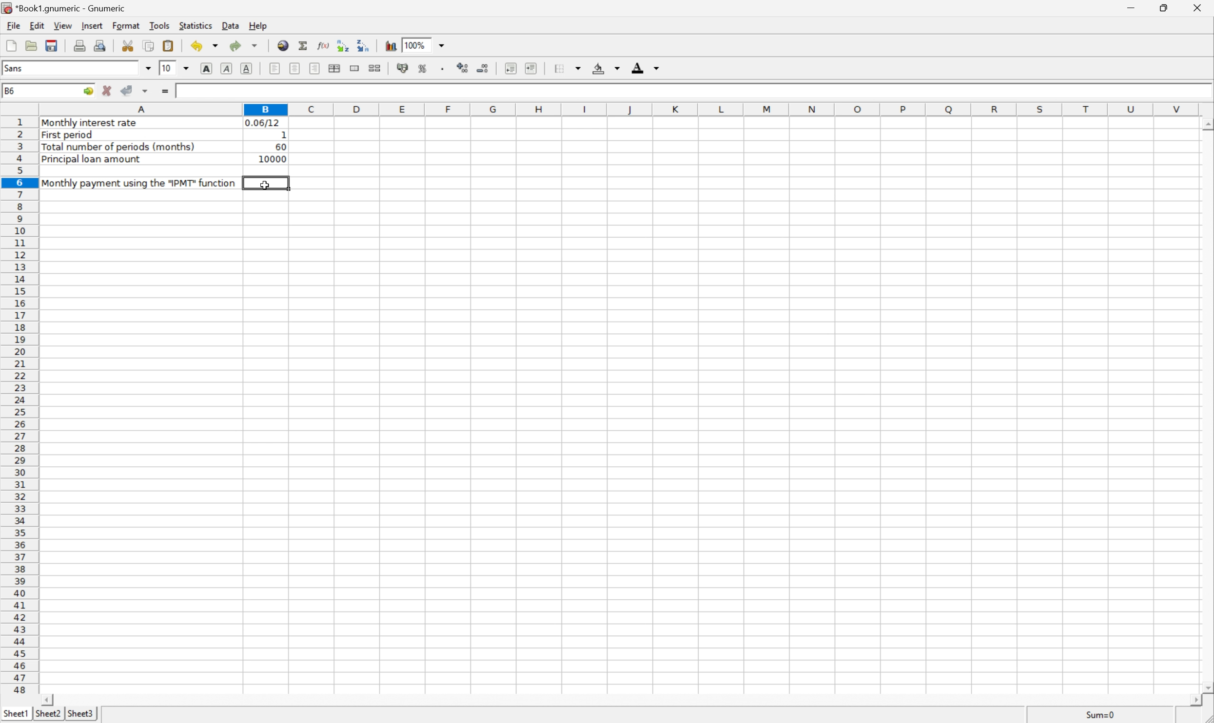 The image size is (1214, 723). I want to click on Increase the number of decimals displayed, so click(464, 68).